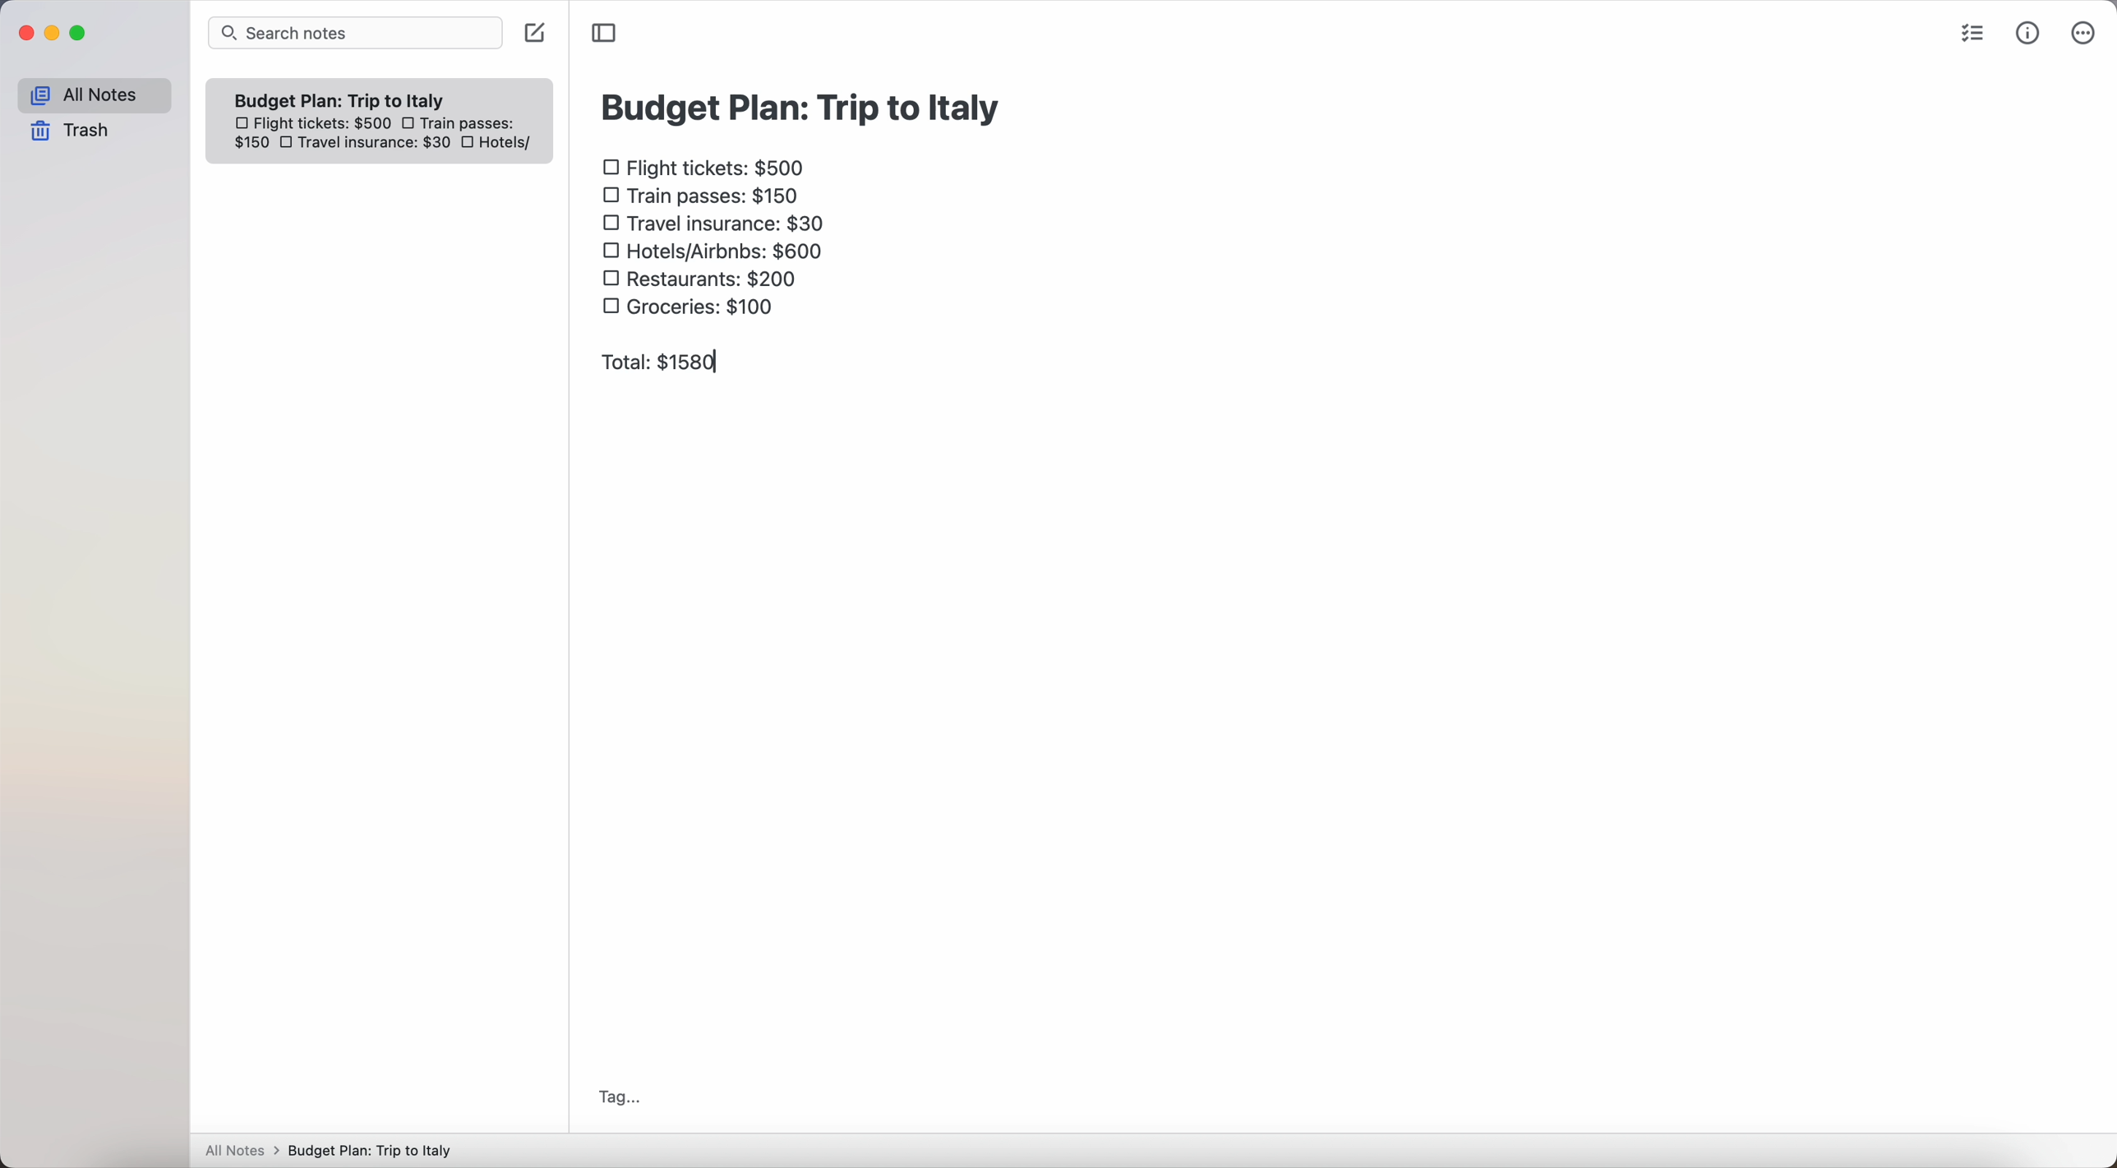 The image size is (2117, 1168). What do you see at coordinates (311, 126) in the screenshot?
I see `flight tickets: $500` at bounding box center [311, 126].